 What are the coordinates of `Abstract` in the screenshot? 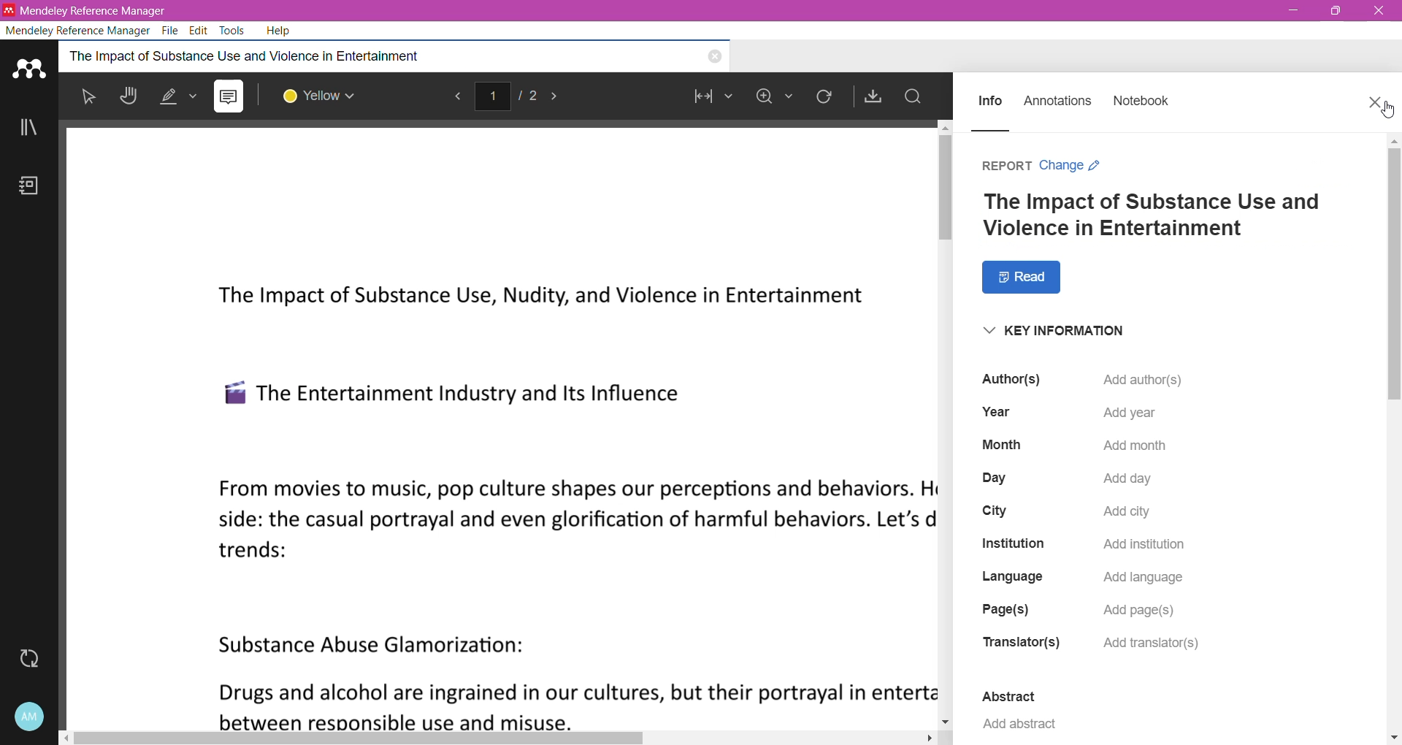 It's located at (1014, 697).